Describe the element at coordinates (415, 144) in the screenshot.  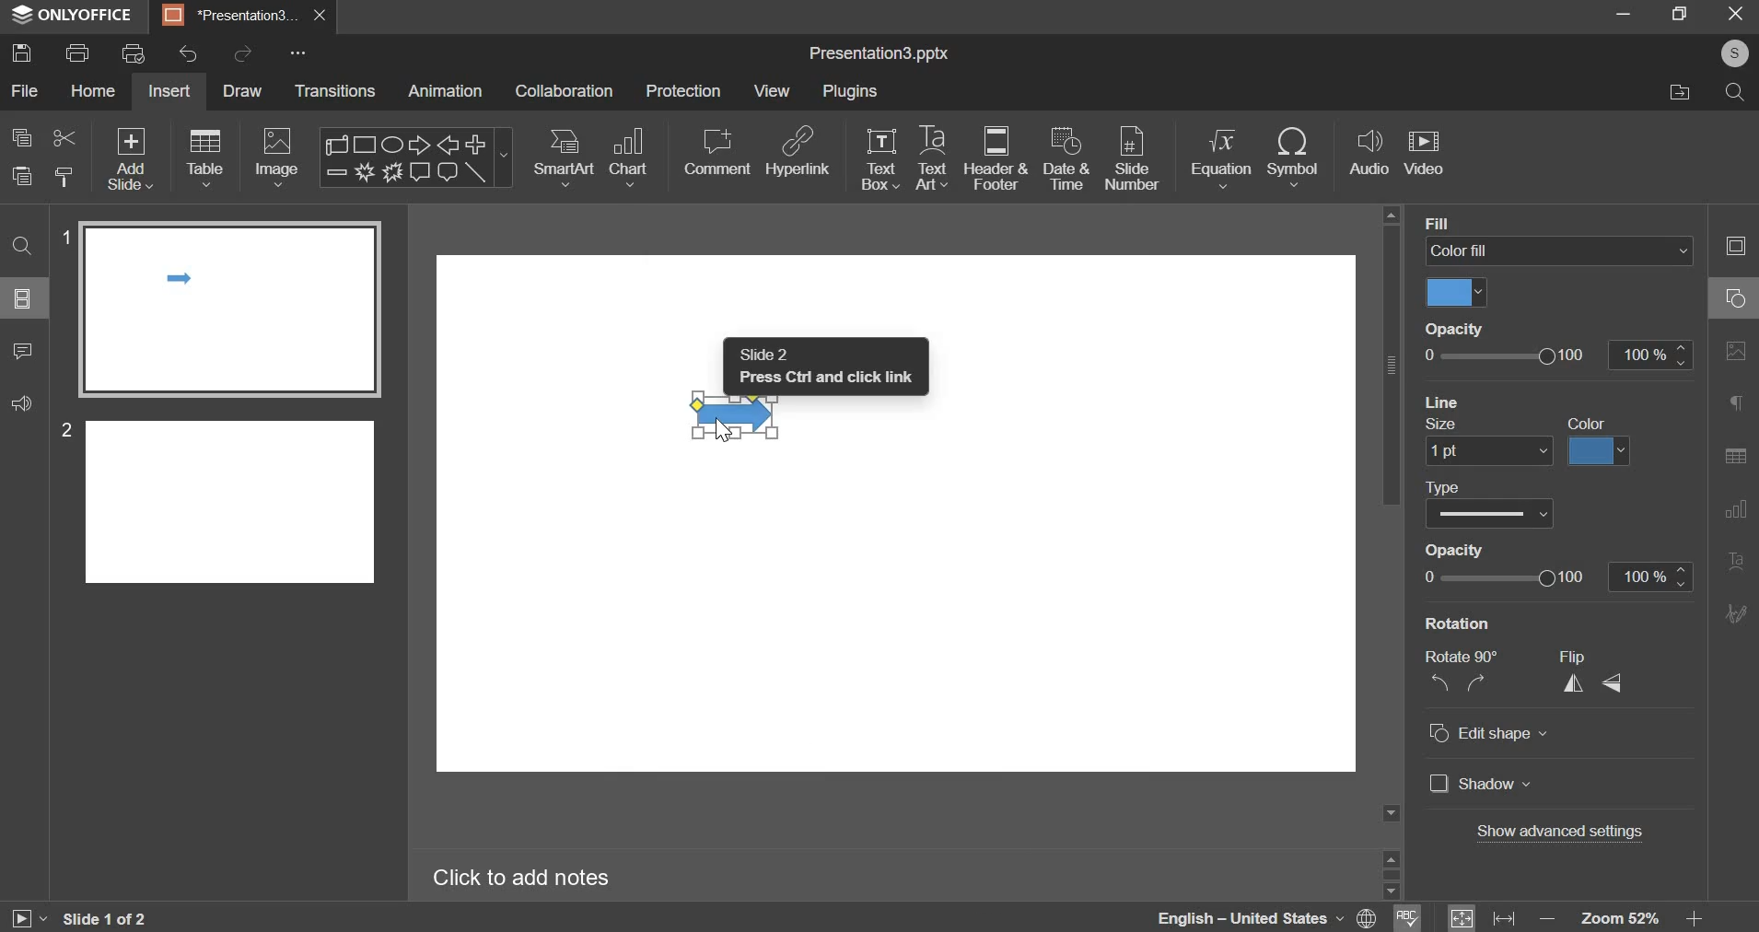
I see `right arrow` at that location.